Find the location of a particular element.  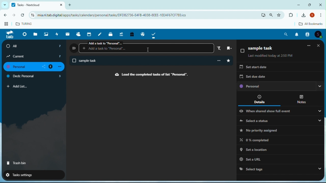

Upgrade is located at coordinates (121, 34).